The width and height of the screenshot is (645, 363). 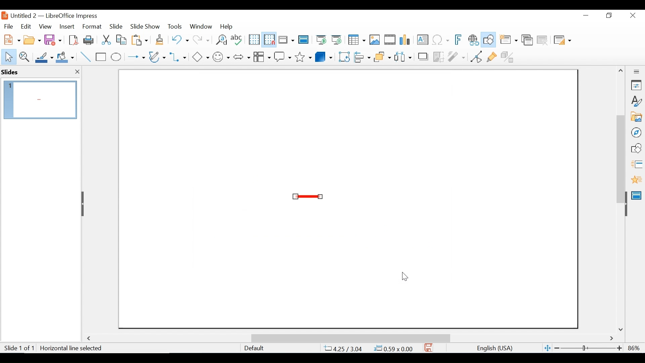 I want to click on English(USA), so click(x=491, y=348).